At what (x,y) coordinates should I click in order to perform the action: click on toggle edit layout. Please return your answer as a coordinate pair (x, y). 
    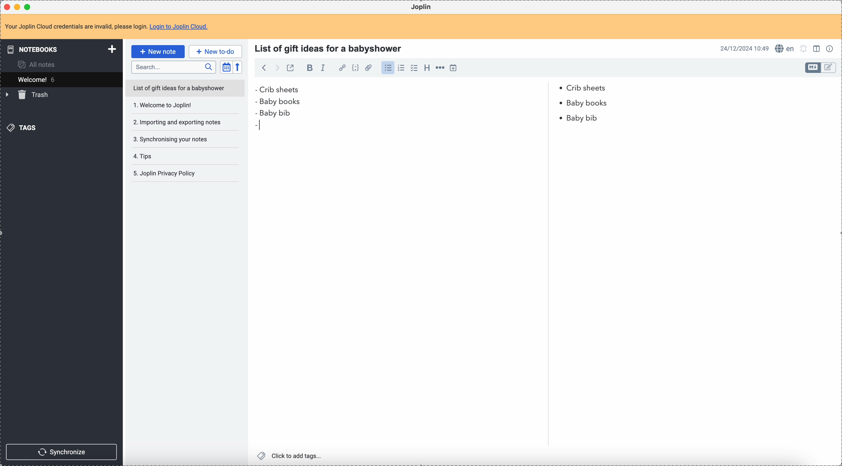
    Looking at the image, I should click on (829, 68).